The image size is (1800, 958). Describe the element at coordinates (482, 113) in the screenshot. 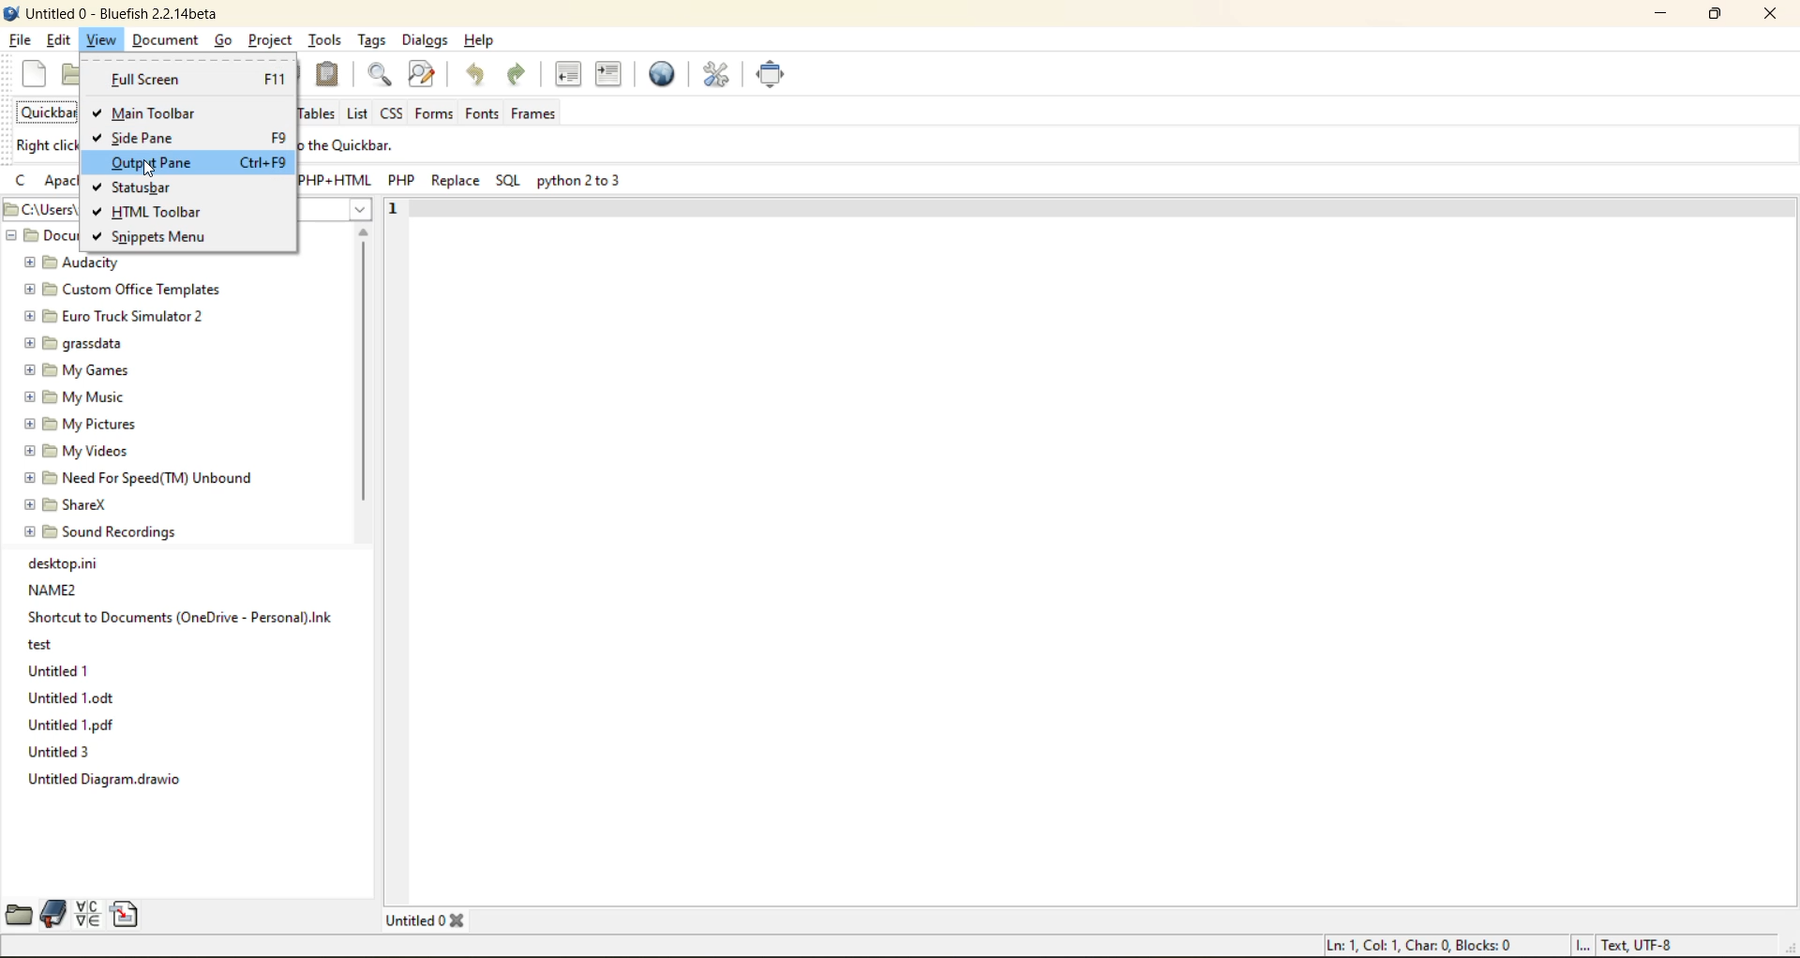

I see `fonts` at that location.